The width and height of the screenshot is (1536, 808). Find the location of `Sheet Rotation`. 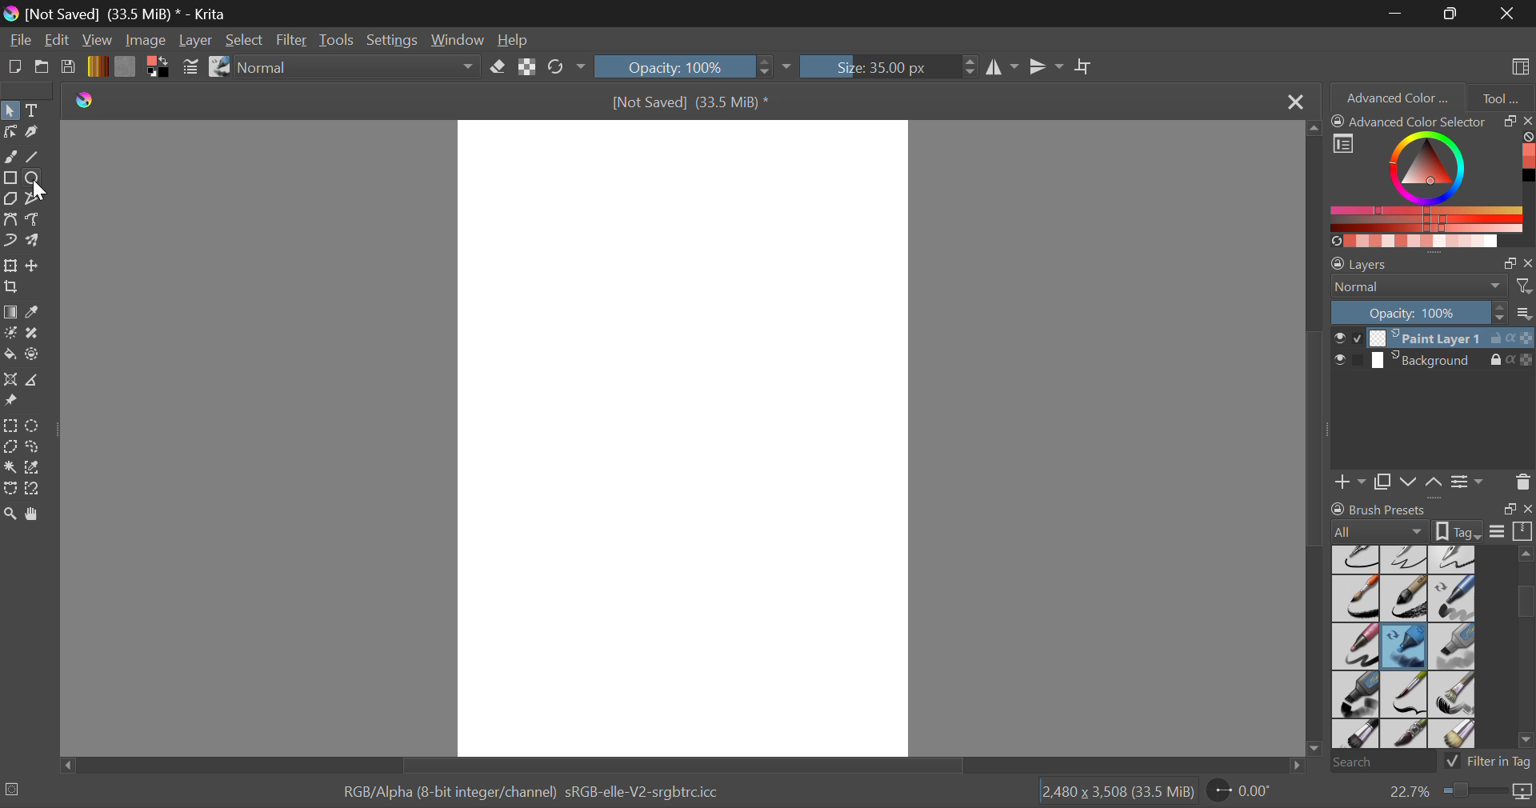

Sheet Rotation is located at coordinates (1248, 791).